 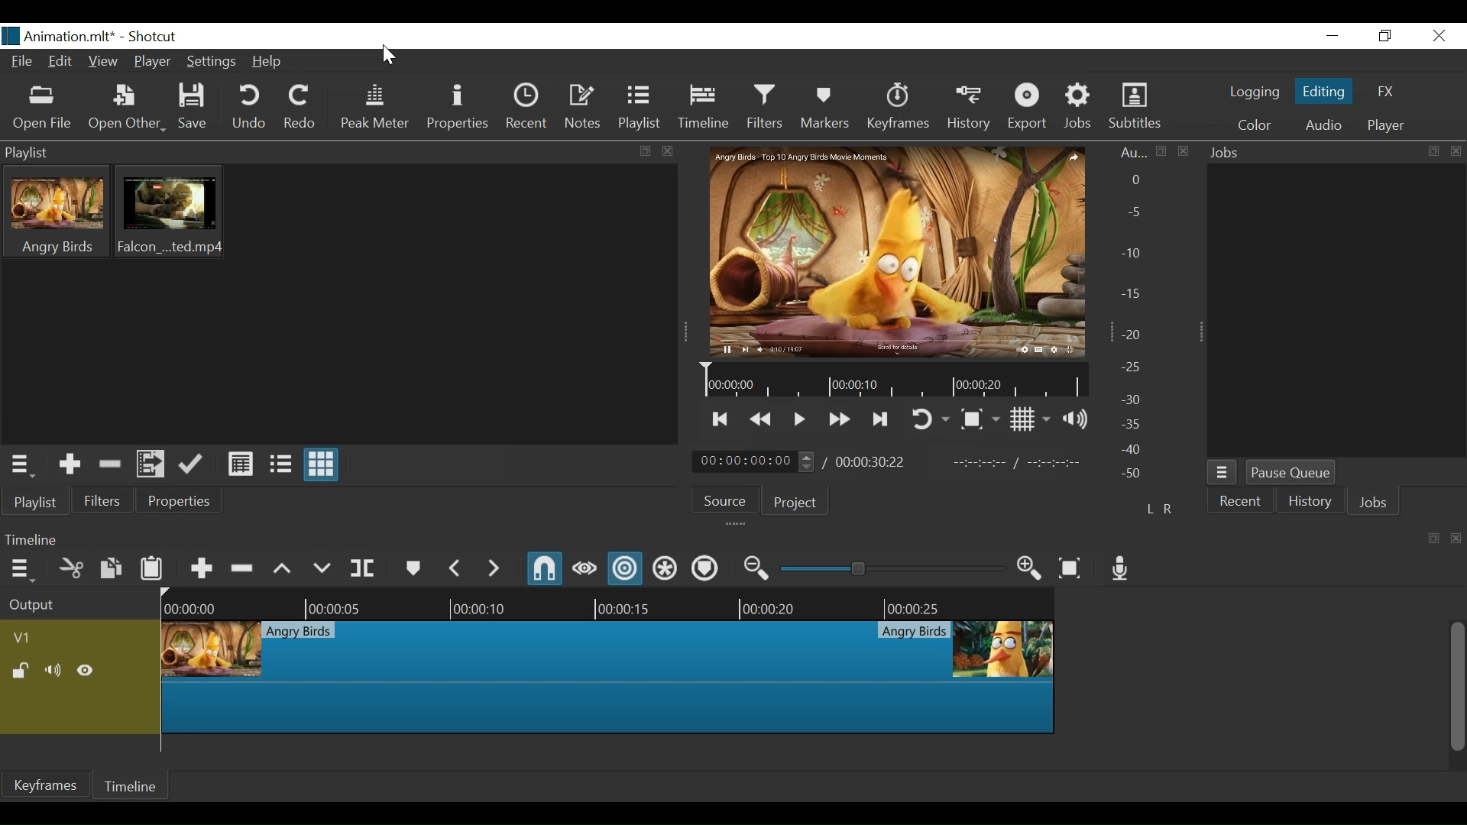 What do you see at coordinates (21, 464) in the screenshot?
I see `Playlist Menu` at bounding box center [21, 464].